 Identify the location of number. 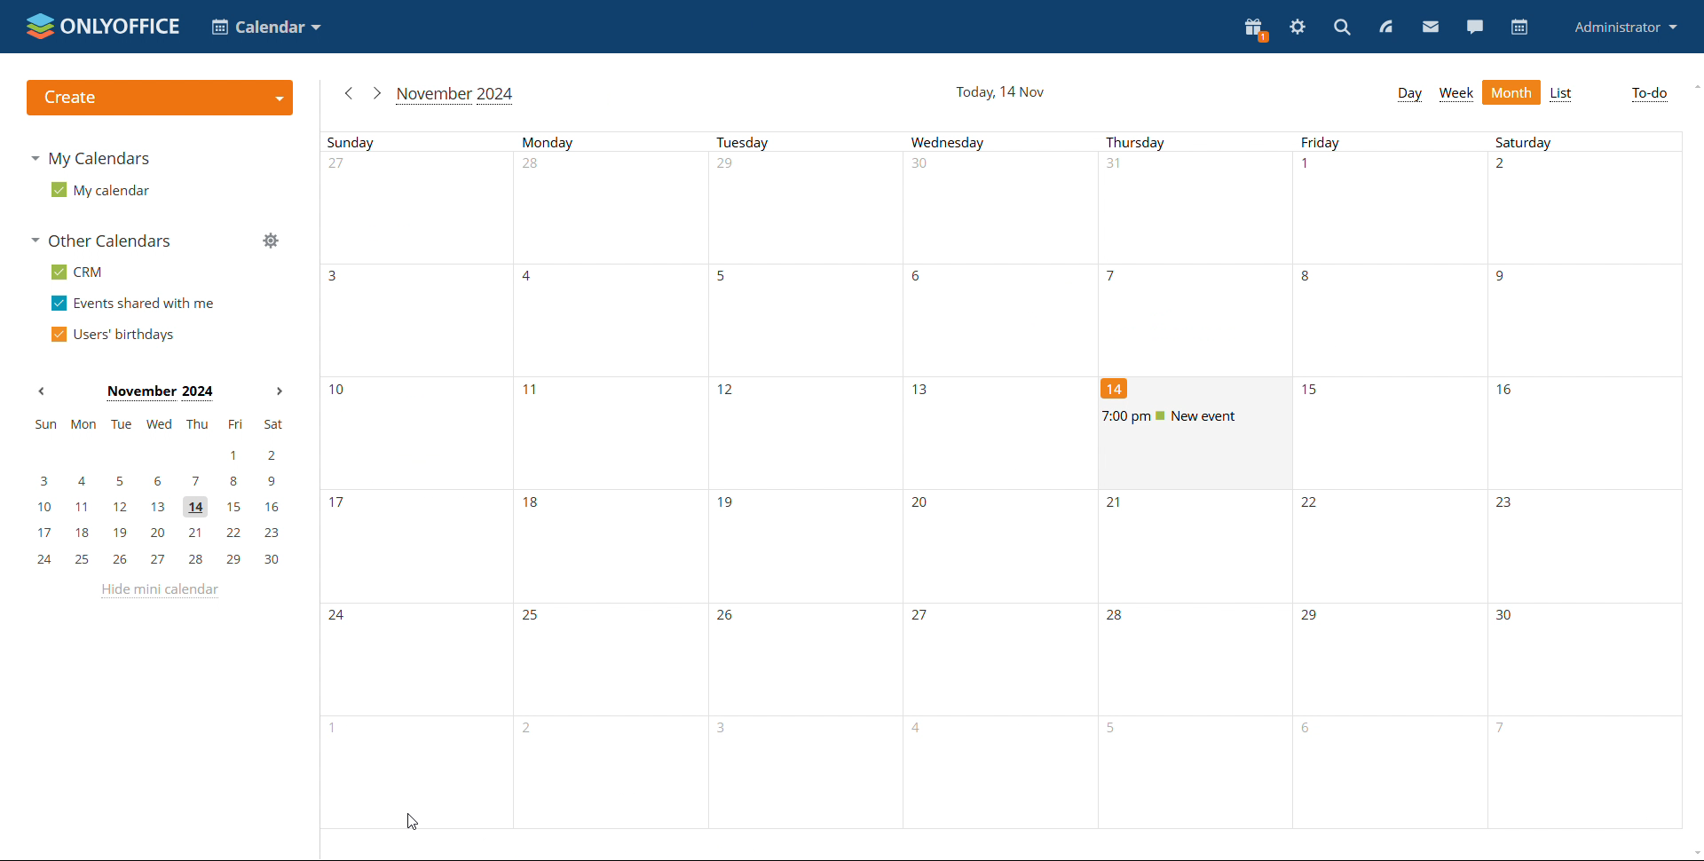
(342, 618).